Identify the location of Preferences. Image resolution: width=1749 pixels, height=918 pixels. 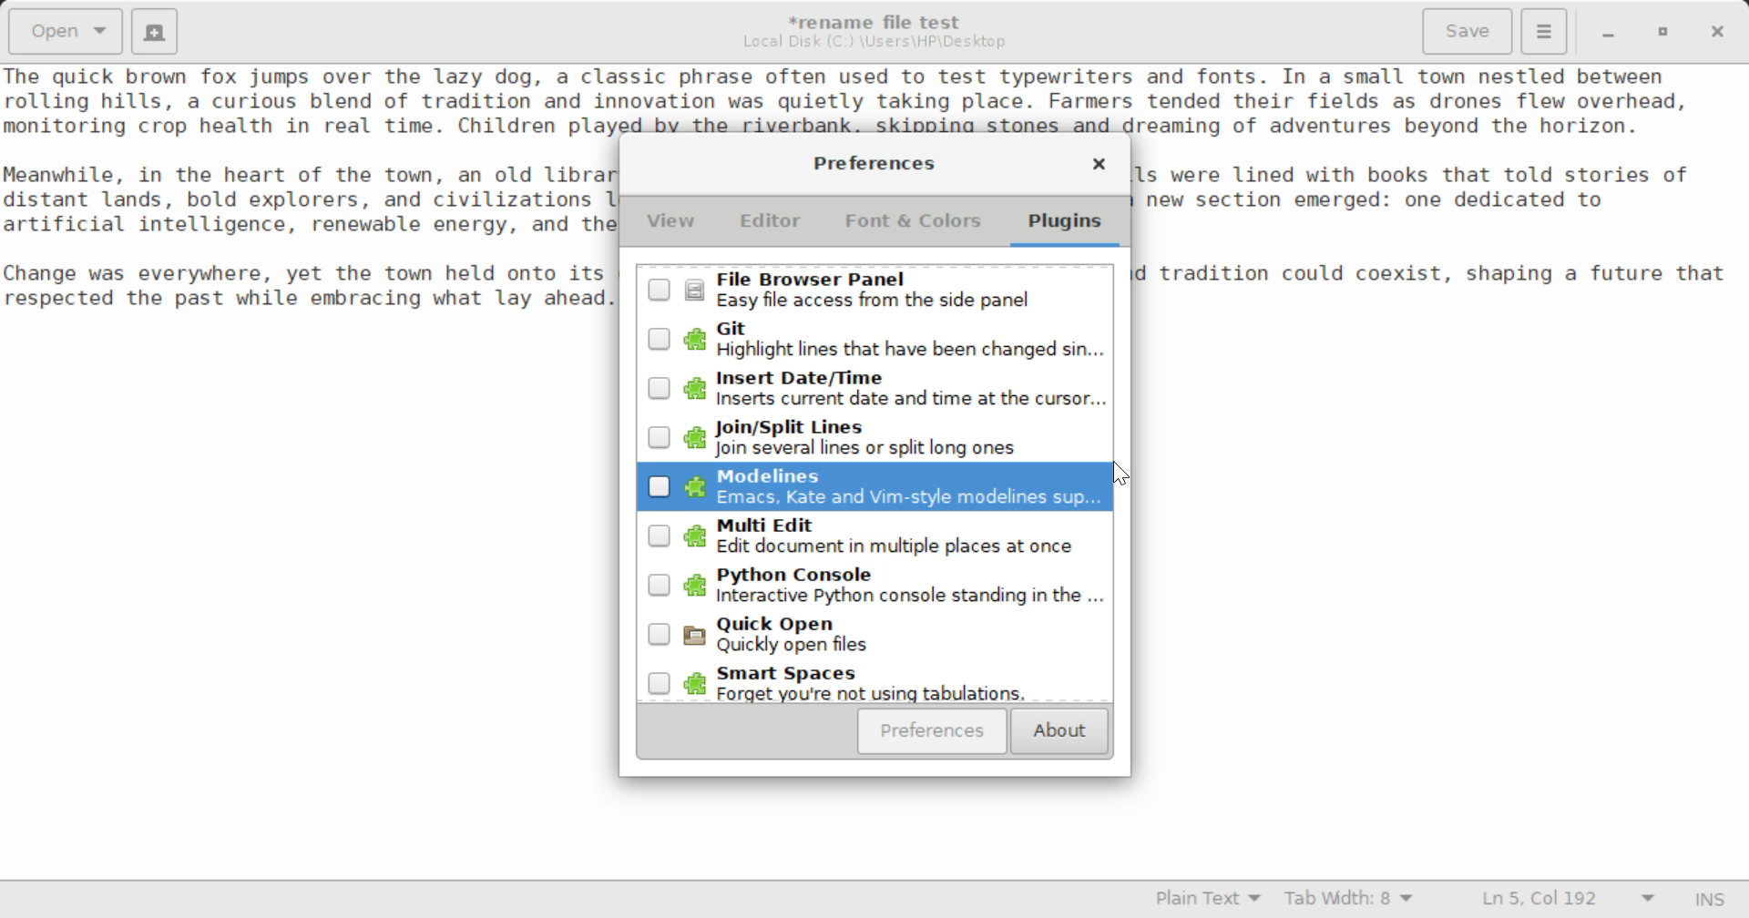
(933, 731).